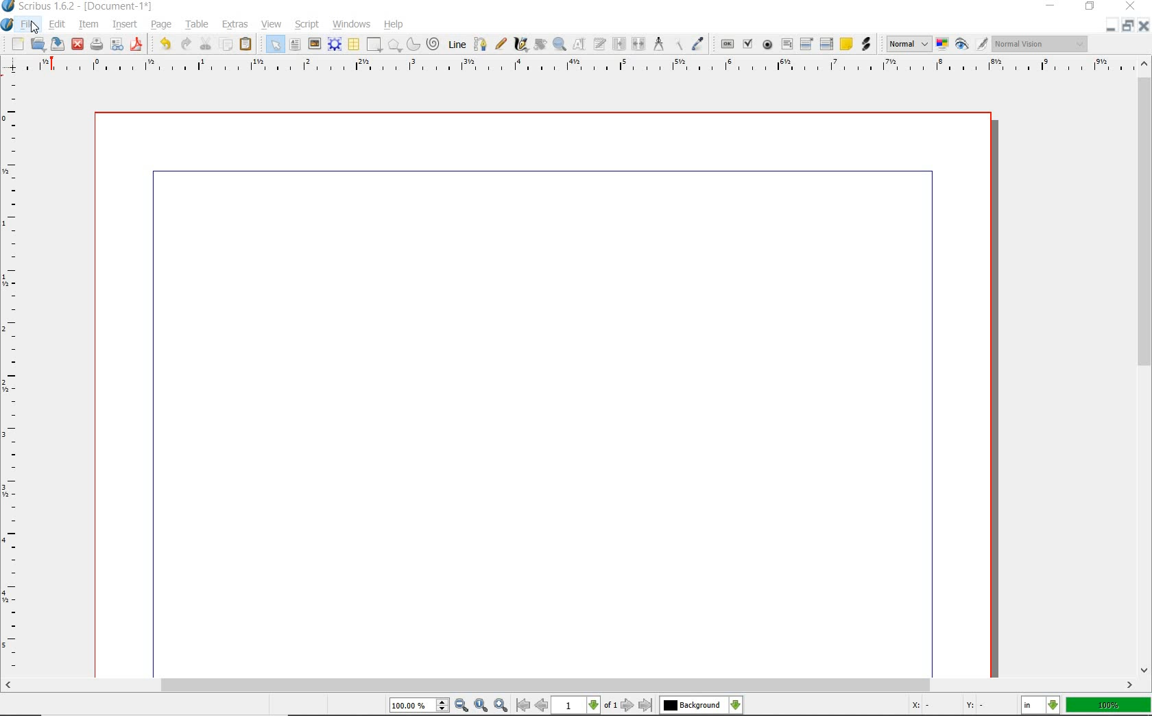 This screenshot has width=1152, height=716. Describe the element at coordinates (248, 45) in the screenshot. I see `paste` at that location.